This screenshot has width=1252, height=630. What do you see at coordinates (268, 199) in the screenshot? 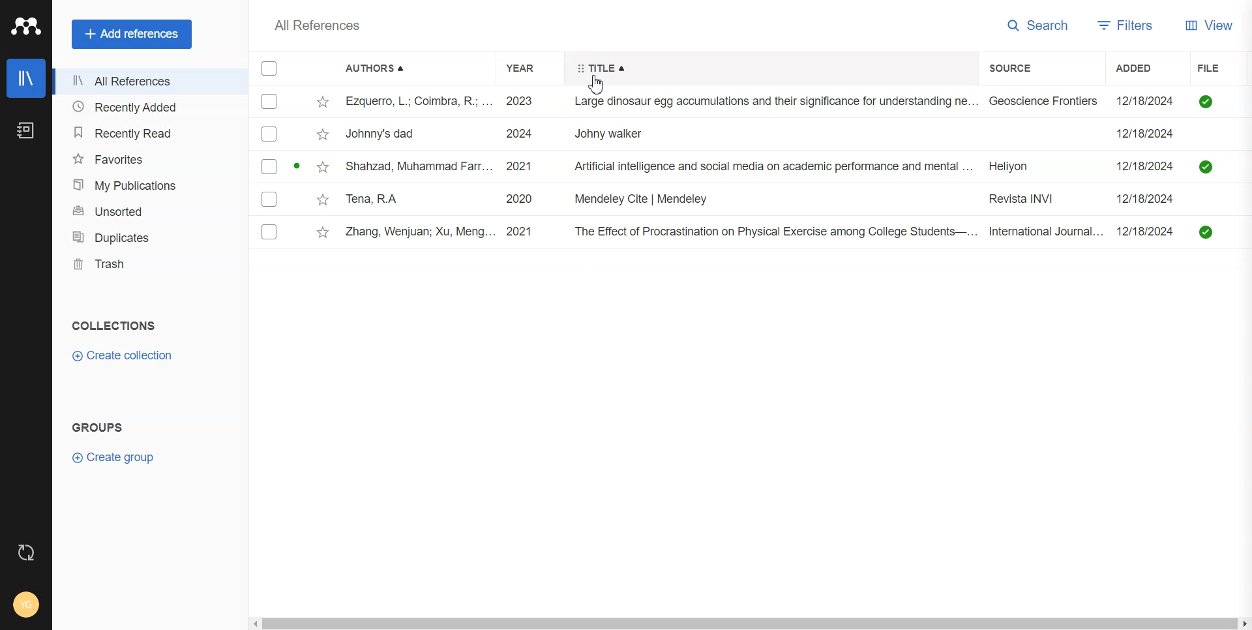
I see `select entry` at bounding box center [268, 199].